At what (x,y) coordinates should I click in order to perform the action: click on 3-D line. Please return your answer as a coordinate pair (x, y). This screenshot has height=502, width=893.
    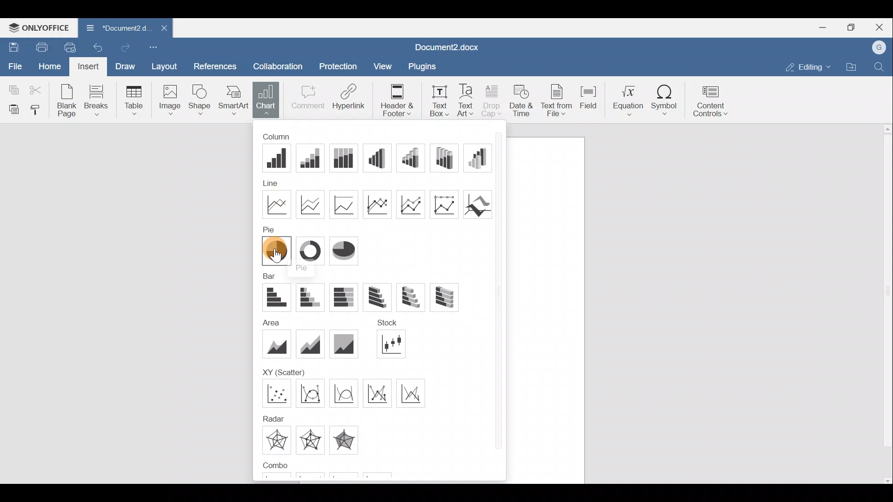
    Looking at the image, I should click on (475, 203).